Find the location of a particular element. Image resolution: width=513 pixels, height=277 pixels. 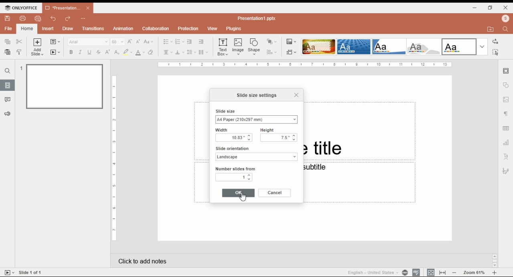

decrement font size is located at coordinates (138, 41).